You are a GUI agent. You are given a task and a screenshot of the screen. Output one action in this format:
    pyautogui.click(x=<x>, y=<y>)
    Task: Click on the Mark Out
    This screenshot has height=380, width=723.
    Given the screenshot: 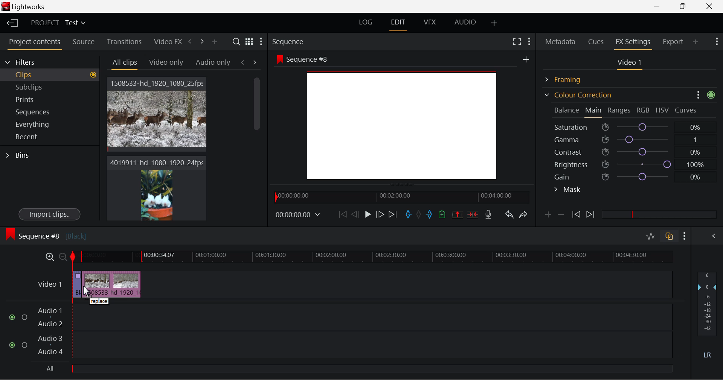 What is the action you would take?
    pyautogui.click(x=430, y=215)
    